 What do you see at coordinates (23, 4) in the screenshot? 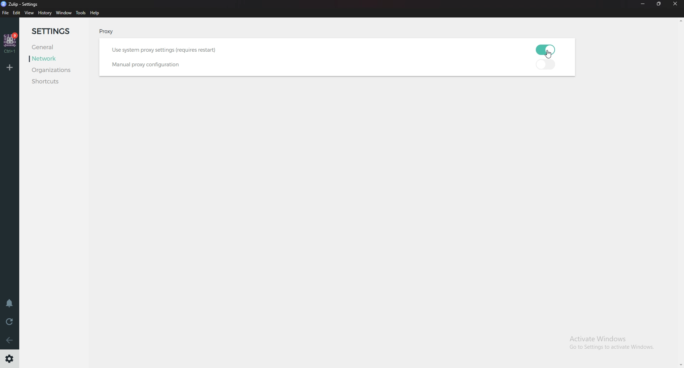
I see `zulip` at bounding box center [23, 4].